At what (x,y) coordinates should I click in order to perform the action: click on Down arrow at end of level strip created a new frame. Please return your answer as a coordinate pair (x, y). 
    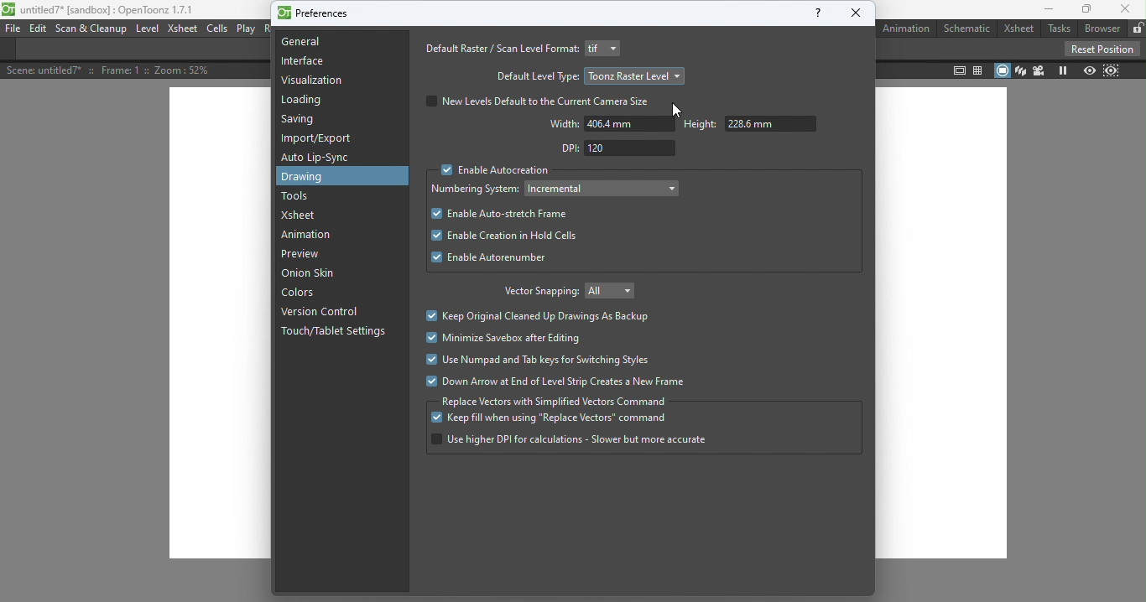
    Looking at the image, I should click on (566, 381).